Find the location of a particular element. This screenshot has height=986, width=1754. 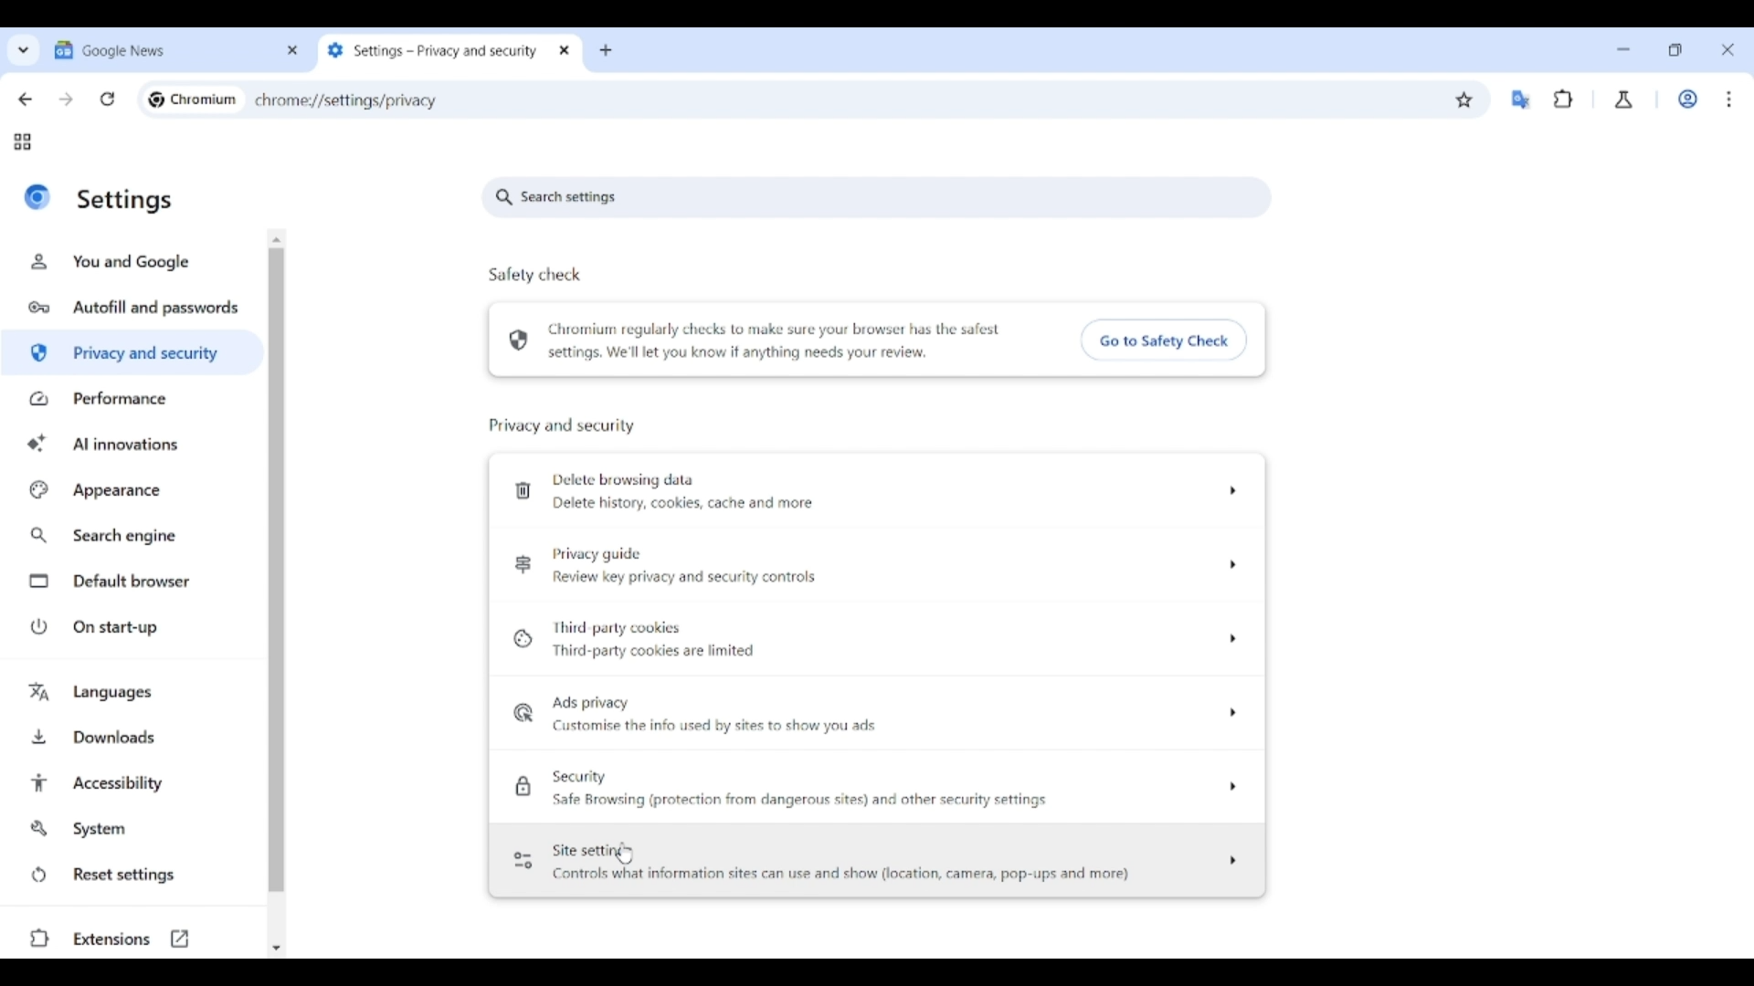

Go to safety check is located at coordinates (1165, 340).